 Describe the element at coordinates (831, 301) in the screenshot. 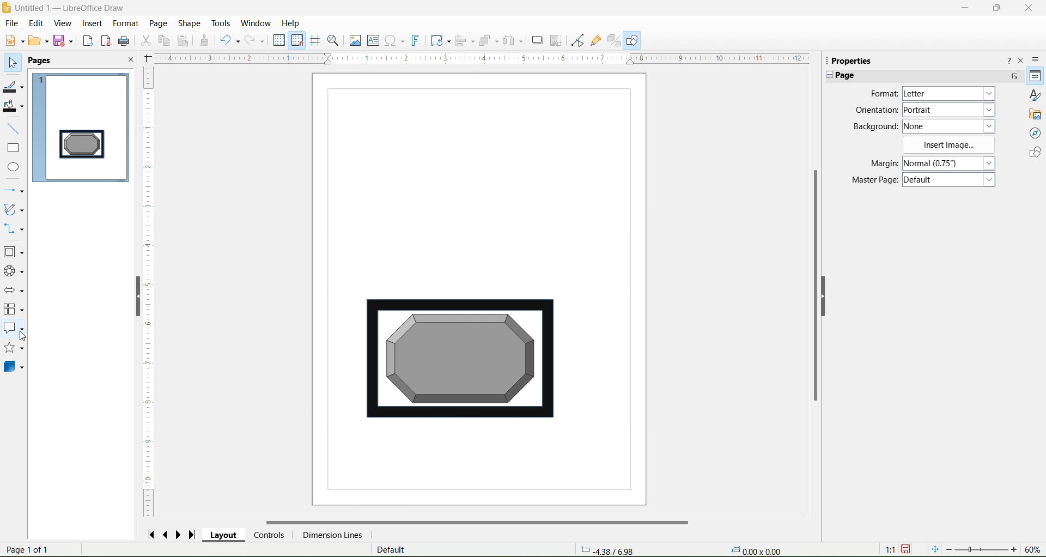

I see `Hide` at that location.